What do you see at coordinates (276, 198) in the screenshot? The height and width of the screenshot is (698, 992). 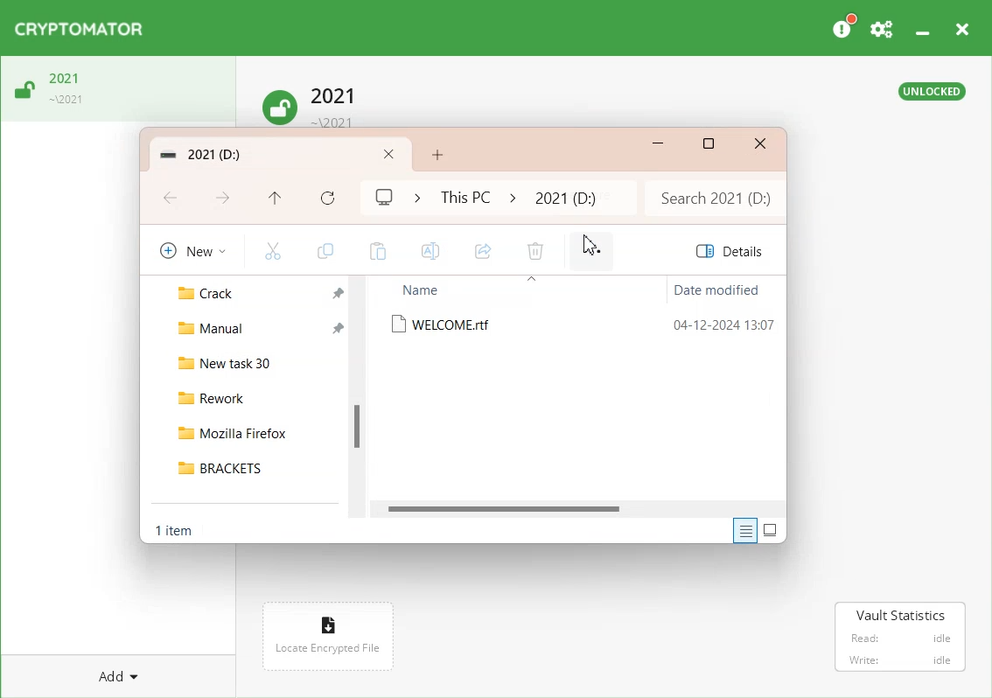 I see `Up to This PC` at bounding box center [276, 198].